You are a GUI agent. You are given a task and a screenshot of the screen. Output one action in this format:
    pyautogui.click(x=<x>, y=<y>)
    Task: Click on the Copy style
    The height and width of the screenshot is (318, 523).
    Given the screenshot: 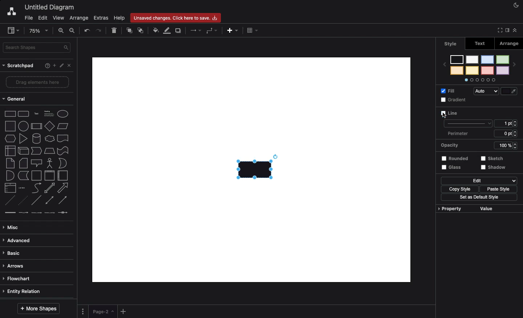 What is the action you would take?
    pyautogui.click(x=458, y=188)
    